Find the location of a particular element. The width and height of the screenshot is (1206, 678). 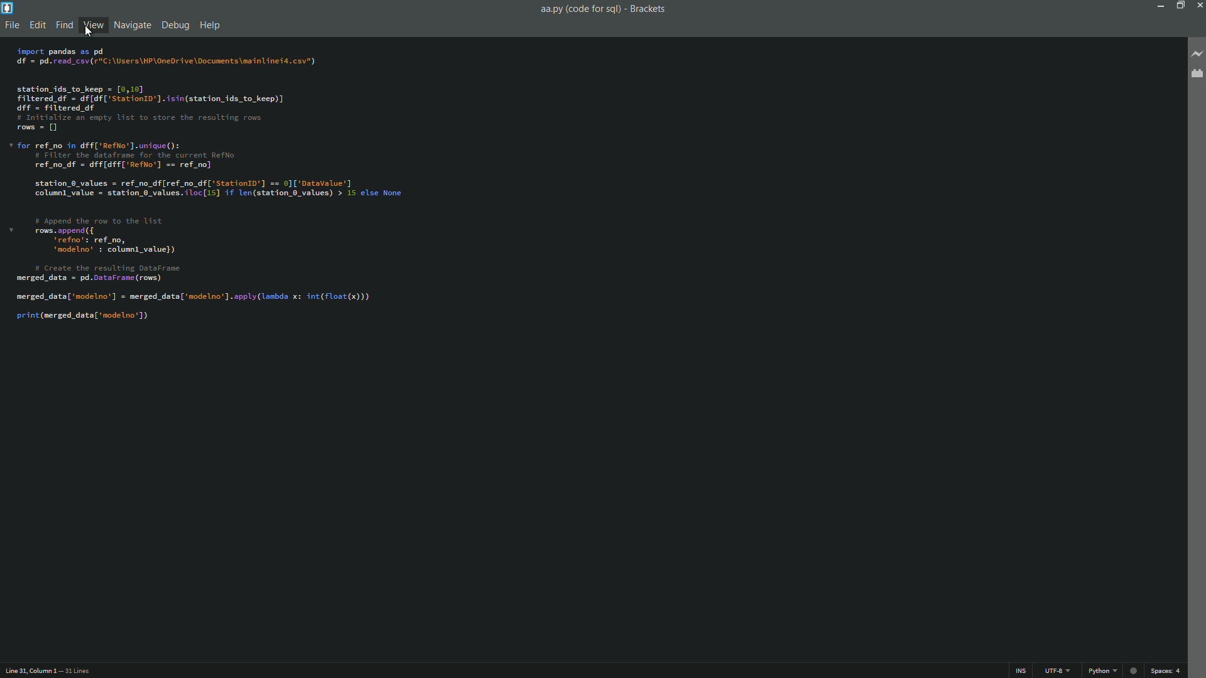

find menu is located at coordinates (63, 24).